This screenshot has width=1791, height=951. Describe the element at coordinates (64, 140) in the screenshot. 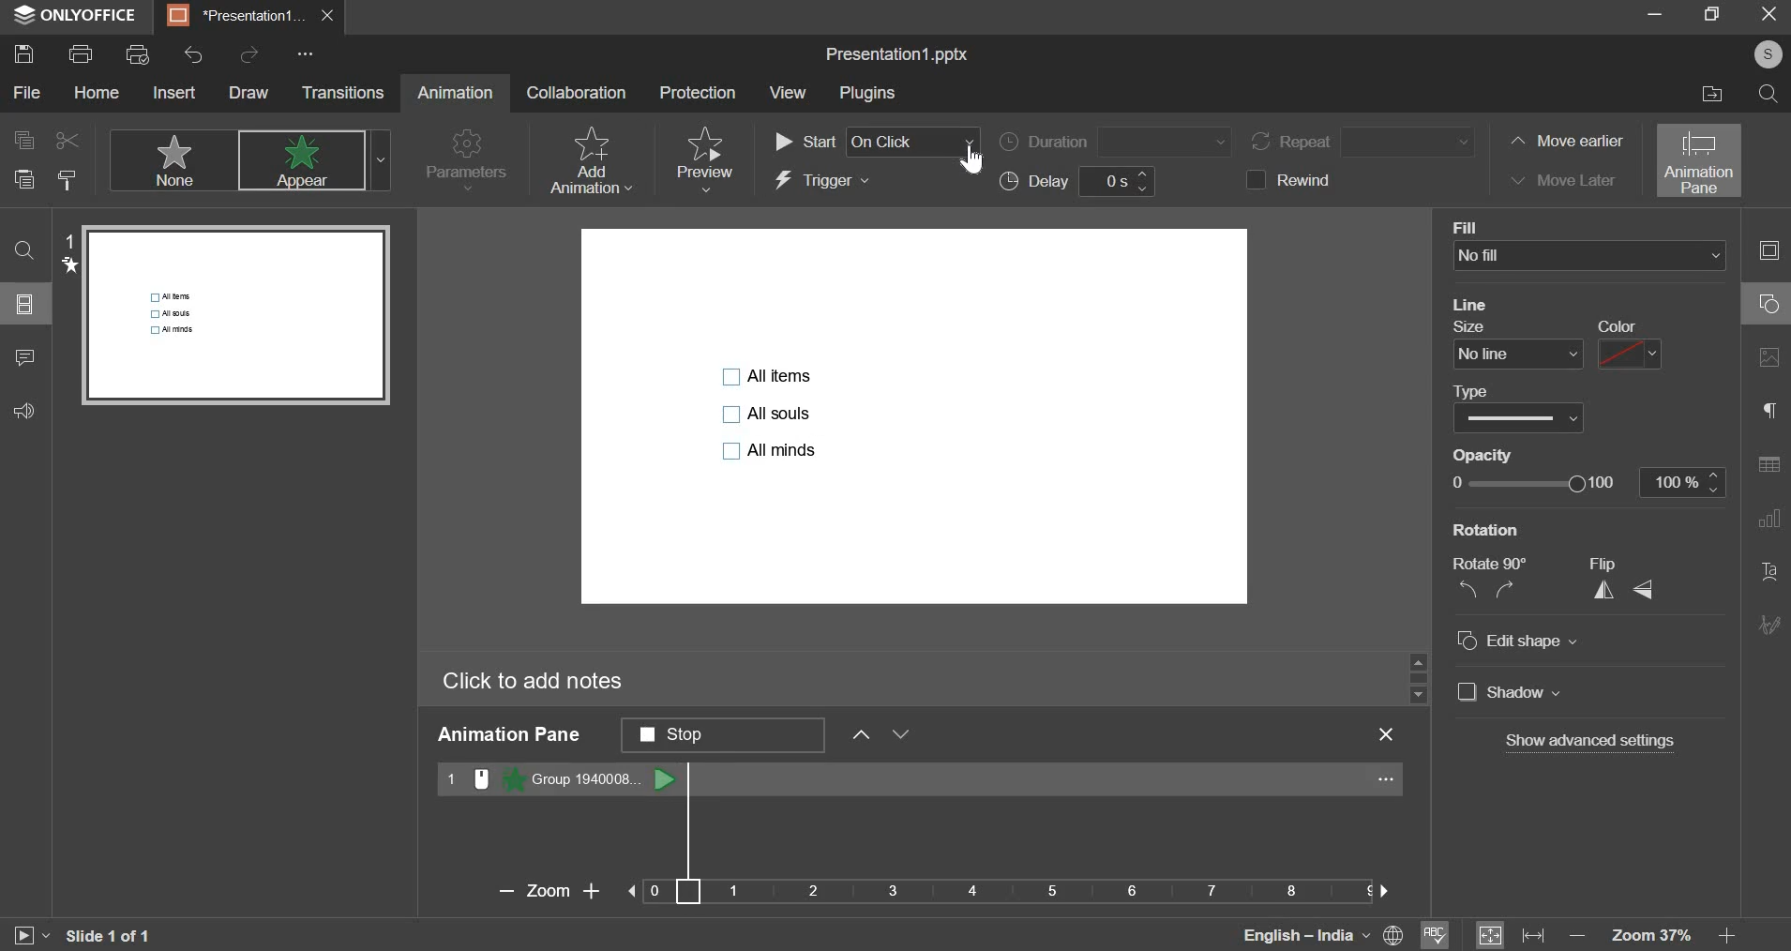

I see `cut` at that location.